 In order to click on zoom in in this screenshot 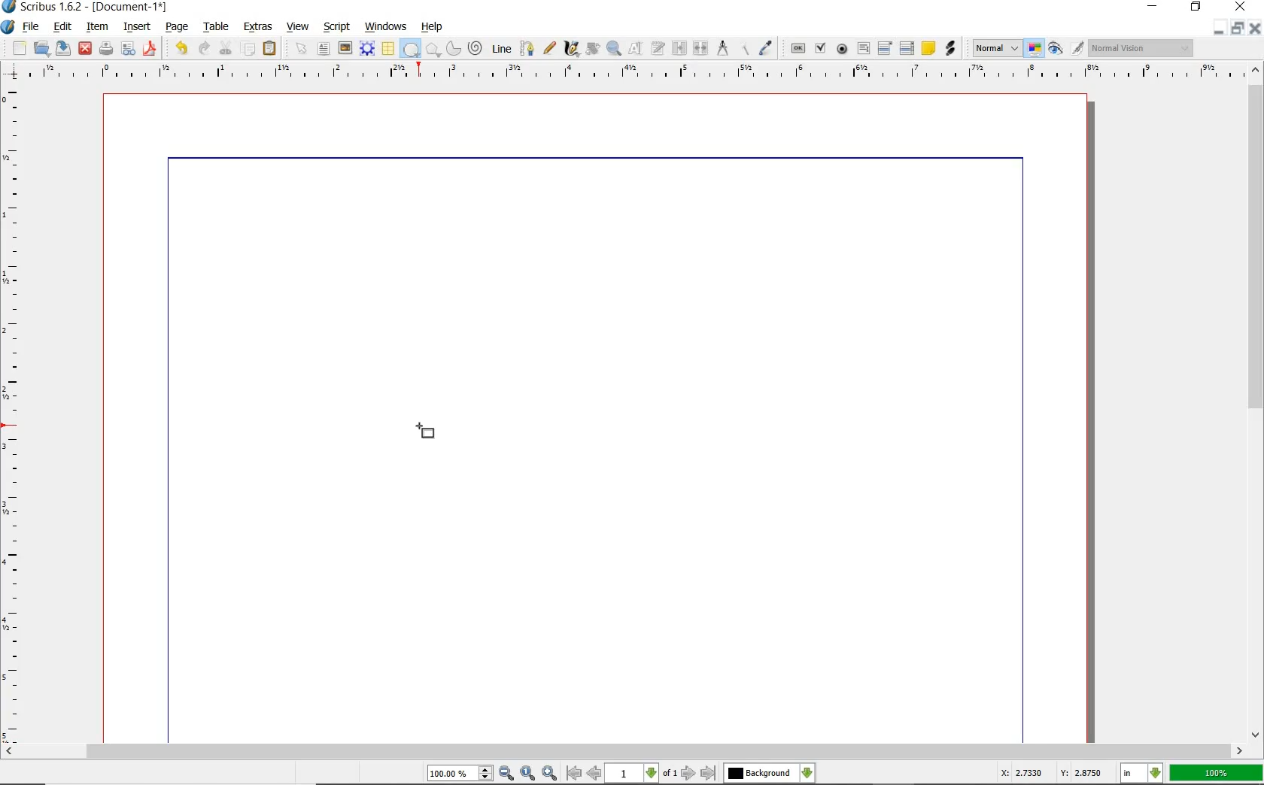, I will do `click(551, 772)`.